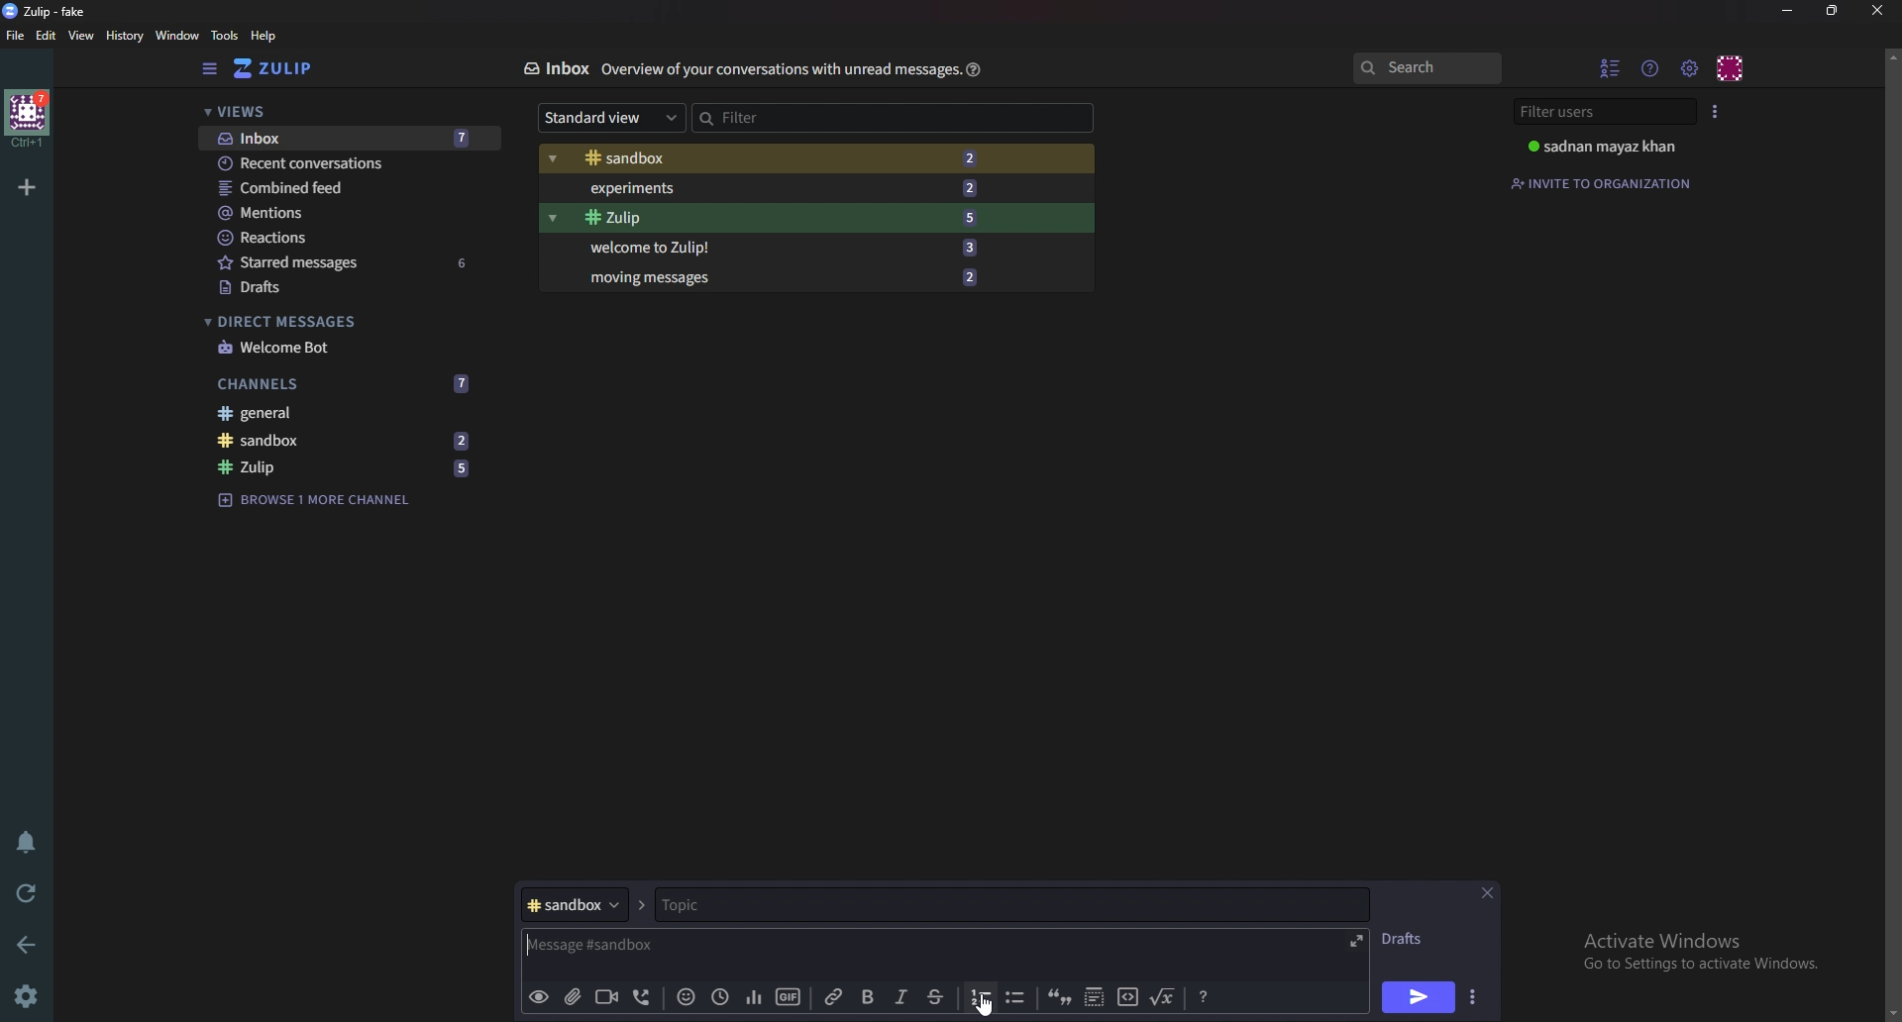  What do you see at coordinates (1164, 996) in the screenshot?
I see `Math` at bounding box center [1164, 996].